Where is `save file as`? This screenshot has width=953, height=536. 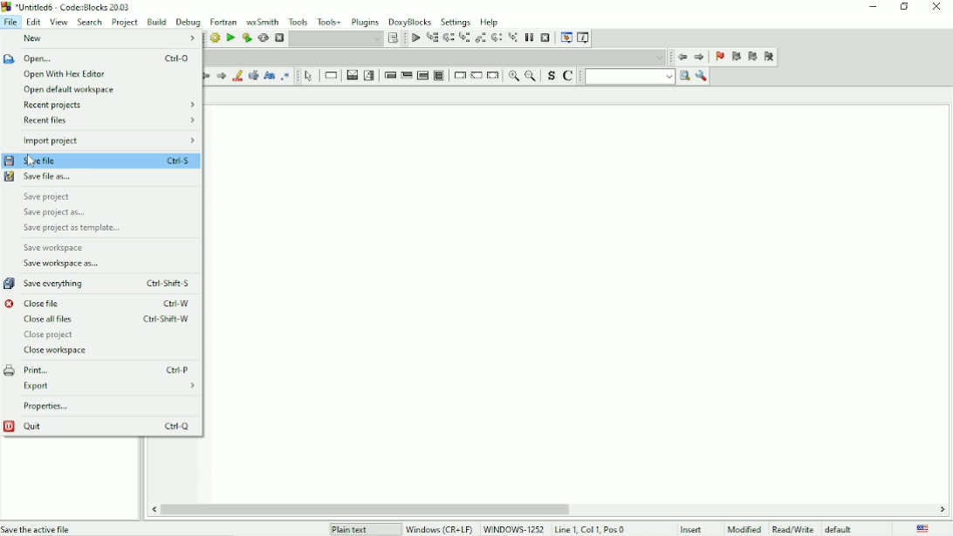 save file as is located at coordinates (40, 176).